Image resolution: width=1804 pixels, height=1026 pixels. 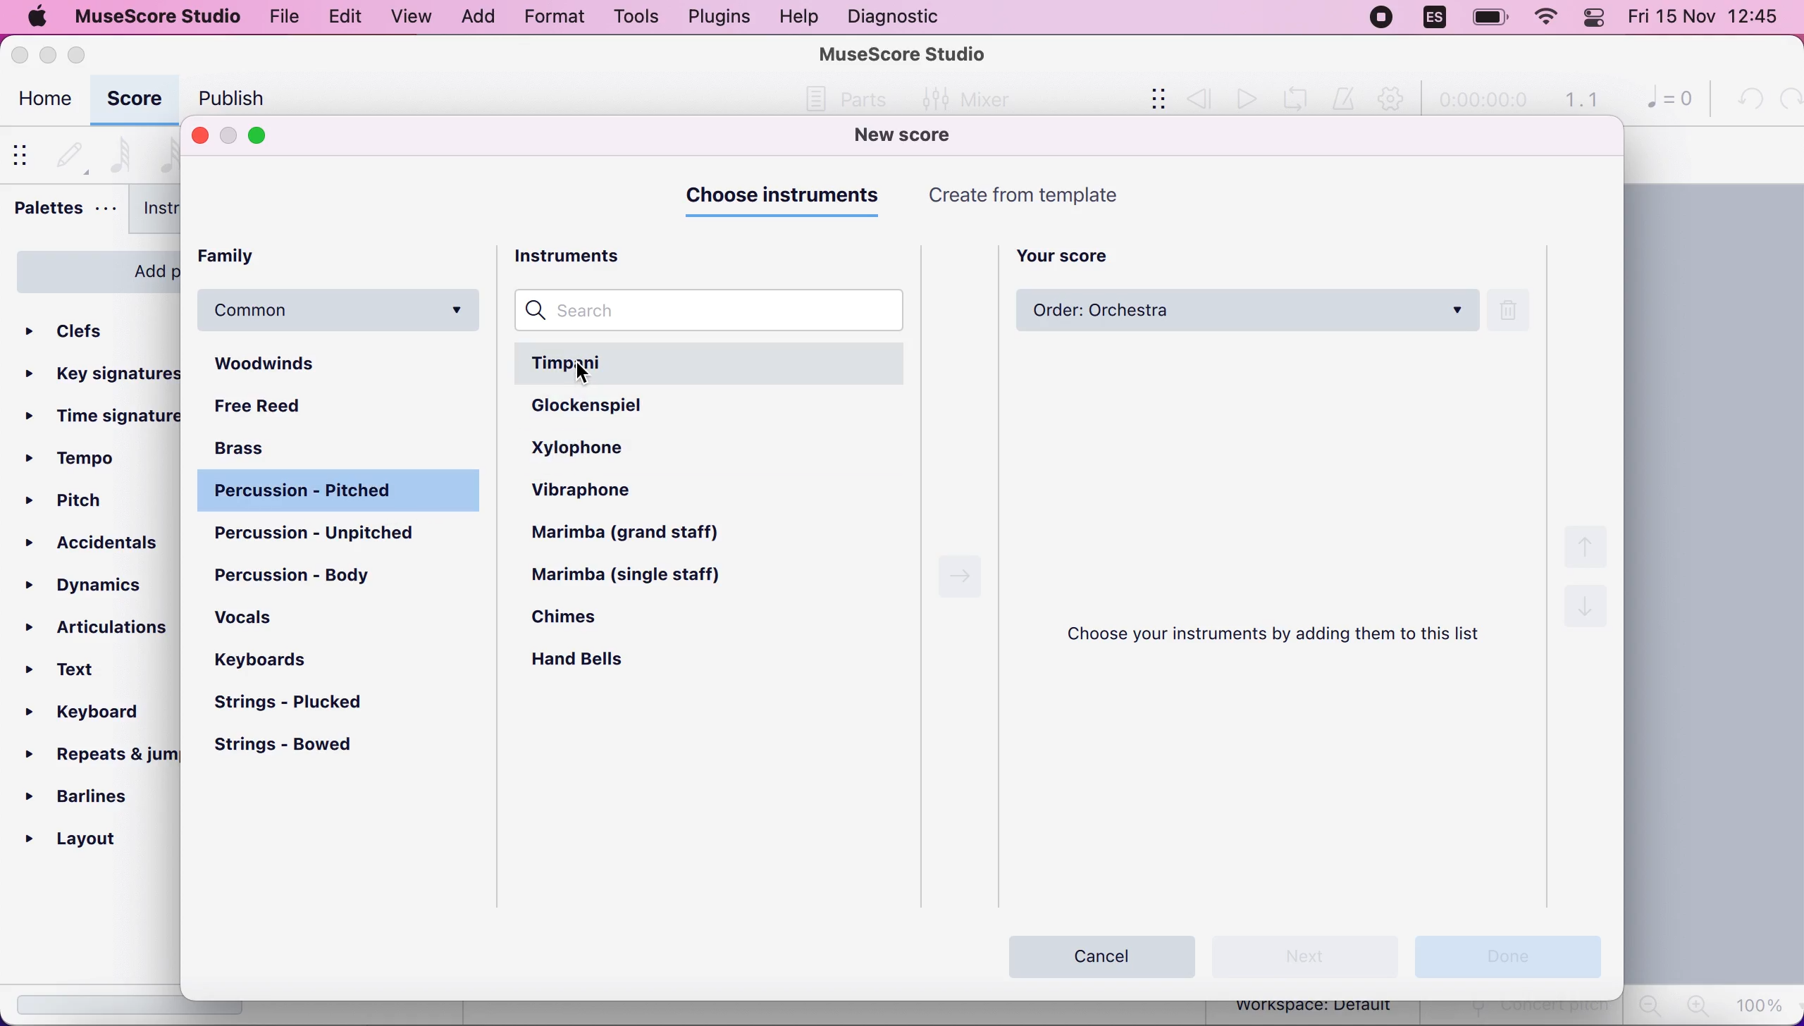 I want to click on default, so click(x=70, y=152).